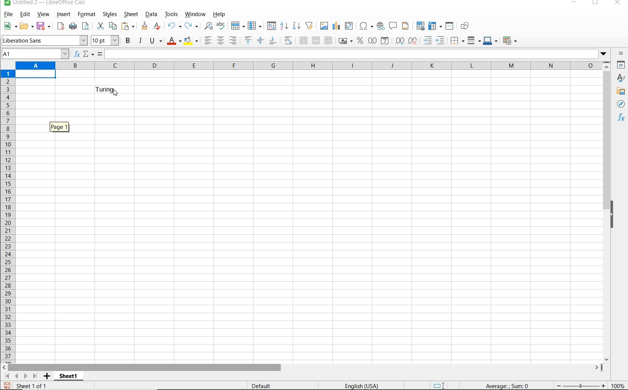 The height and width of the screenshot is (390, 628). Describe the element at coordinates (114, 27) in the screenshot. I see `COPY` at that location.